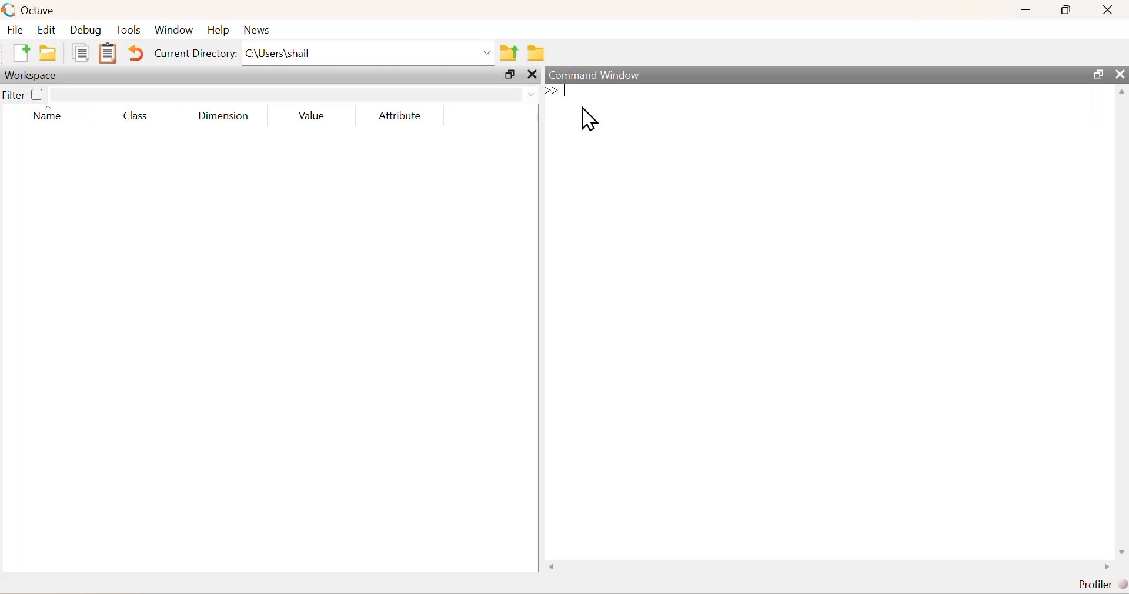 The image size is (1129, 594). Describe the element at coordinates (552, 566) in the screenshot. I see `scroll right` at that location.